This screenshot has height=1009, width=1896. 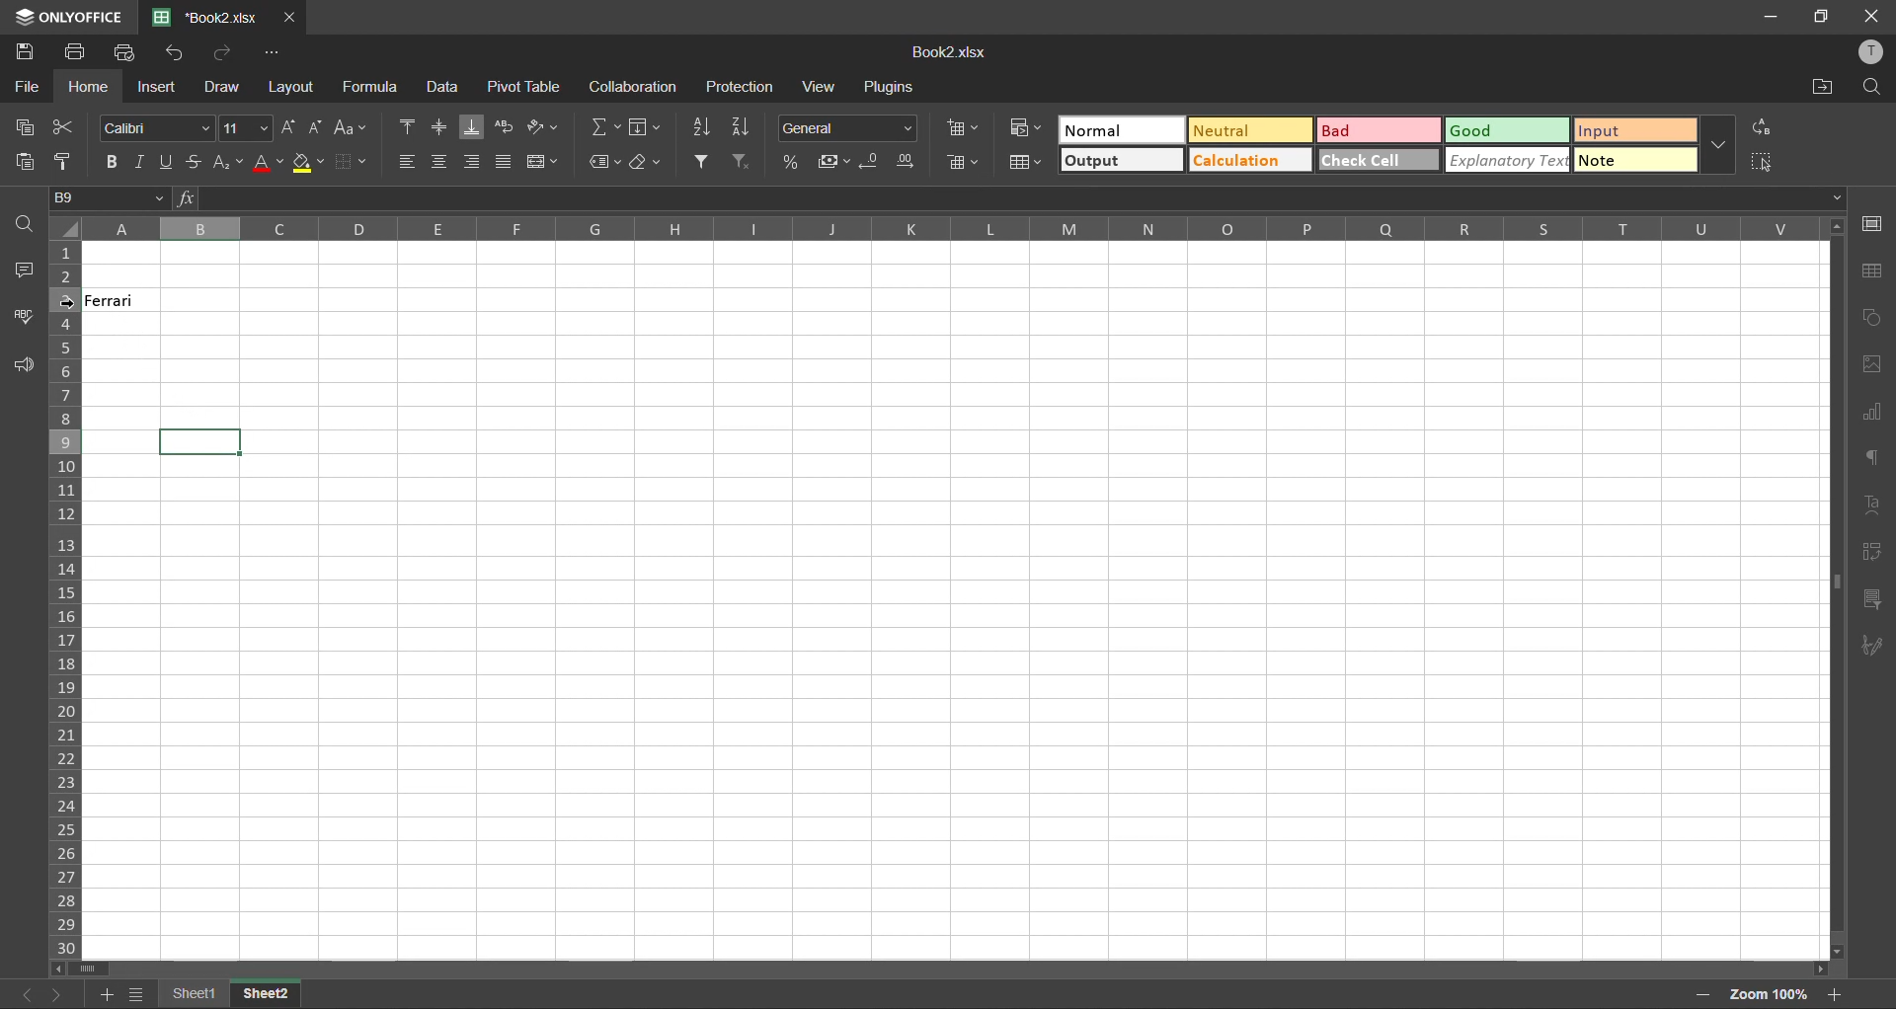 What do you see at coordinates (634, 87) in the screenshot?
I see `collaboration` at bounding box center [634, 87].